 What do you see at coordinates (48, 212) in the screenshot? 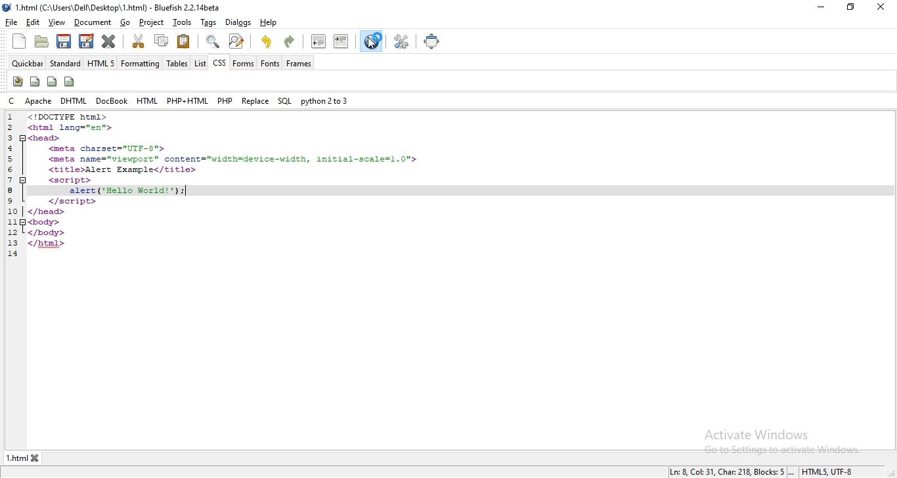
I see `</head>` at bounding box center [48, 212].